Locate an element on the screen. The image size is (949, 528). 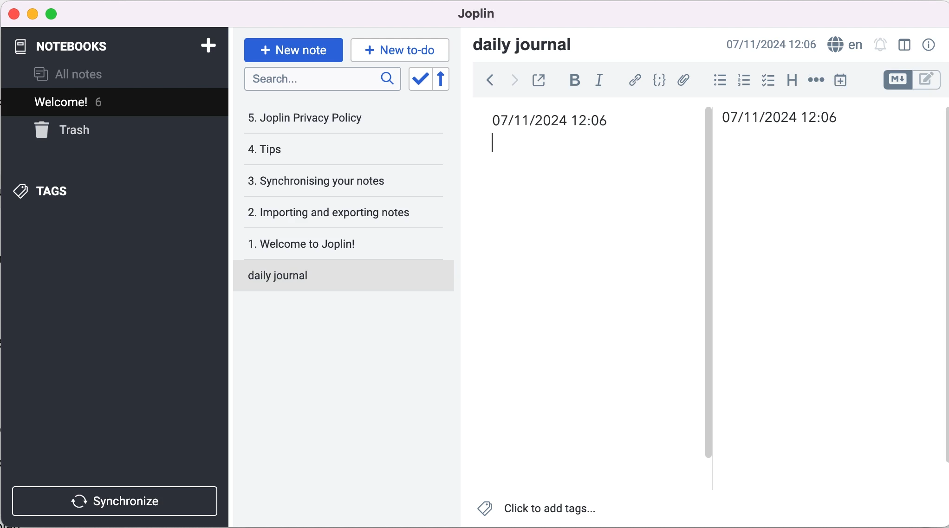
welcome to joplin! is located at coordinates (318, 243).